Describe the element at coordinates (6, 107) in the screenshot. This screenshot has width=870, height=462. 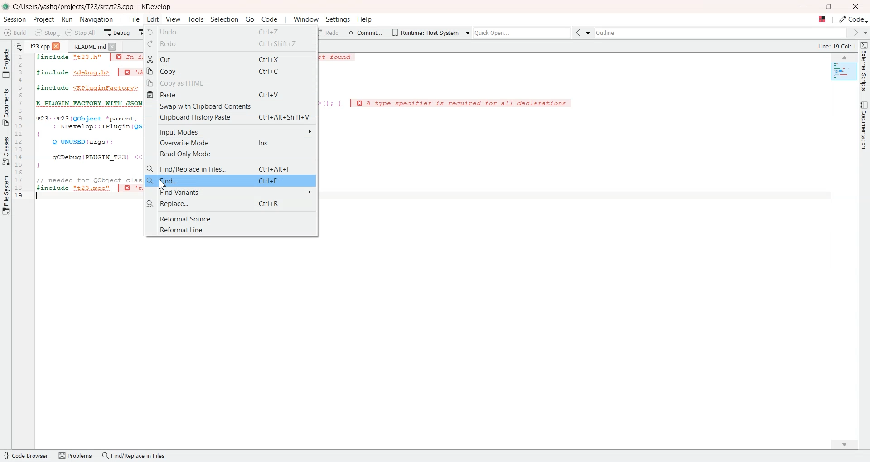
I see `Documents` at that location.